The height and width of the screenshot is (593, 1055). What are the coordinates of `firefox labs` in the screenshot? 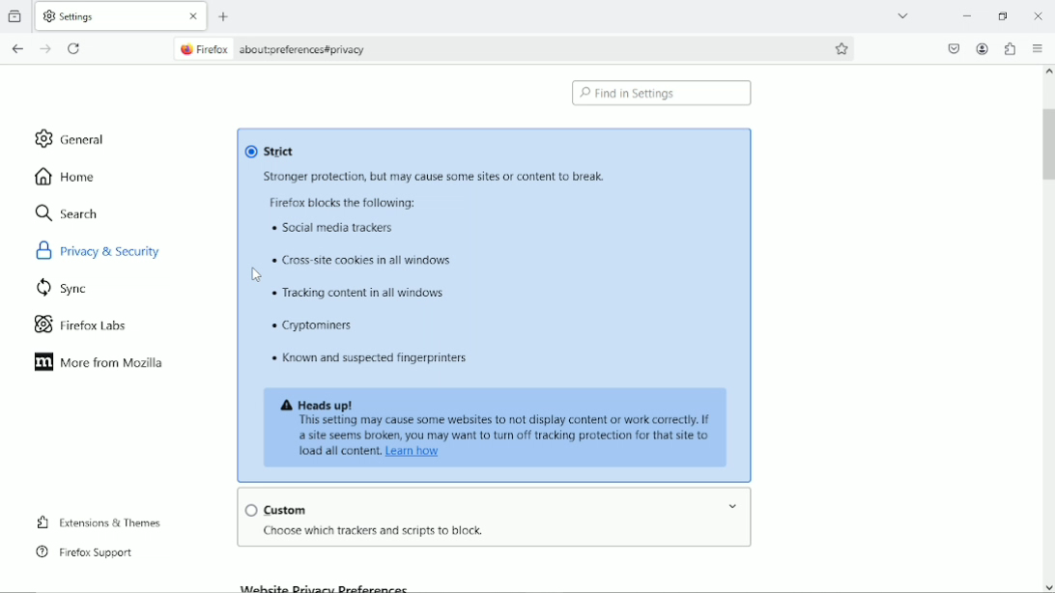 It's located at (78, 325).